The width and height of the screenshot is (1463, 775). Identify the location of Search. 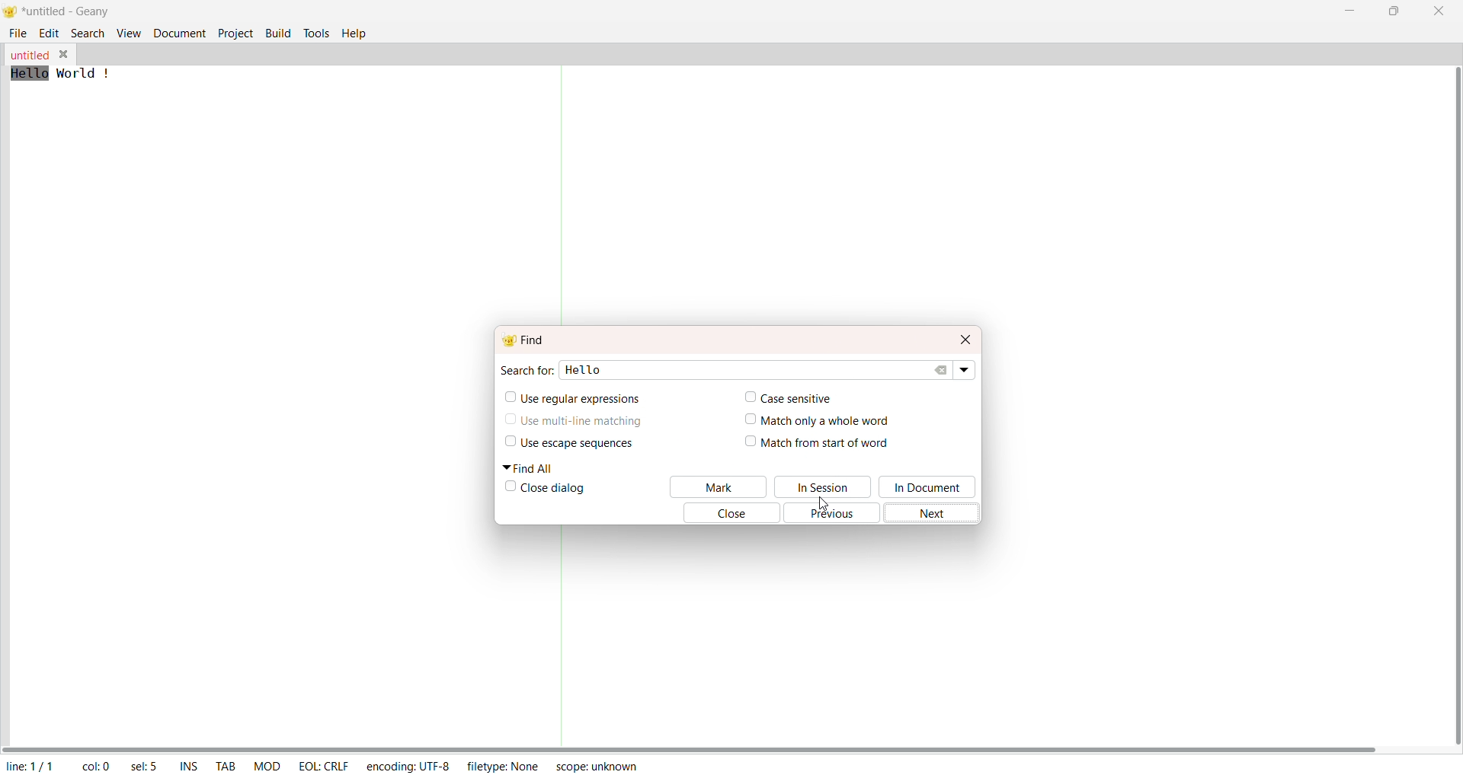
(87, 33).